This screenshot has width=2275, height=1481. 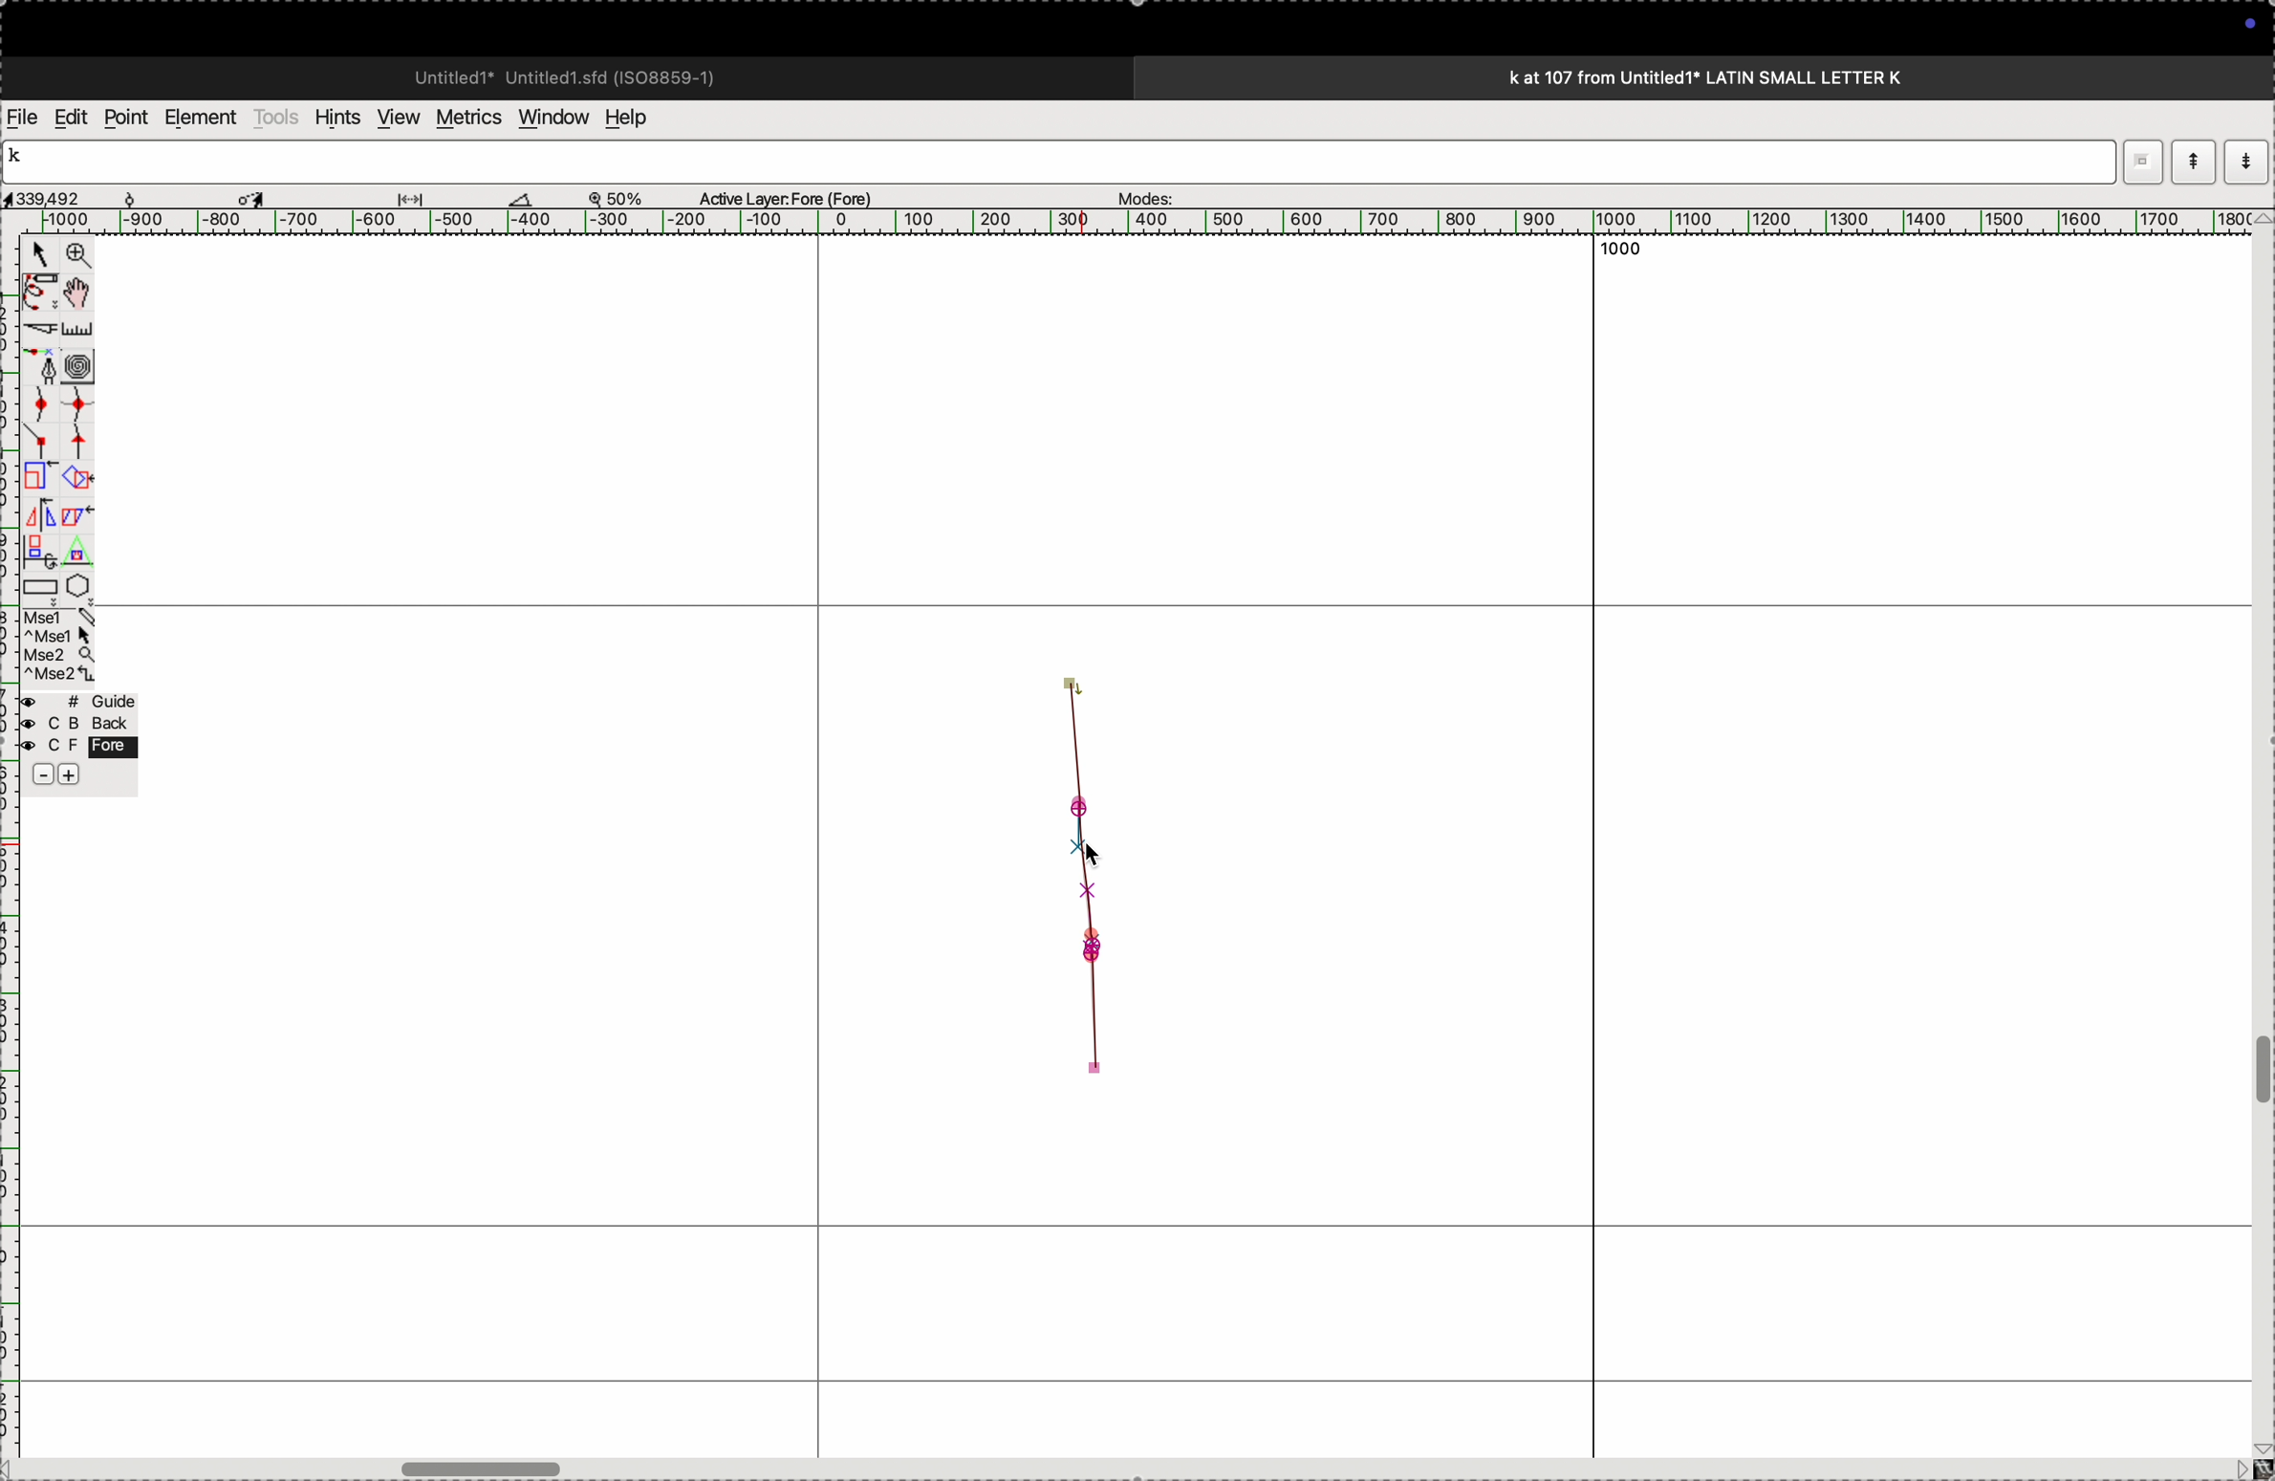 I want to click on mse, so click(x=60, y=646).